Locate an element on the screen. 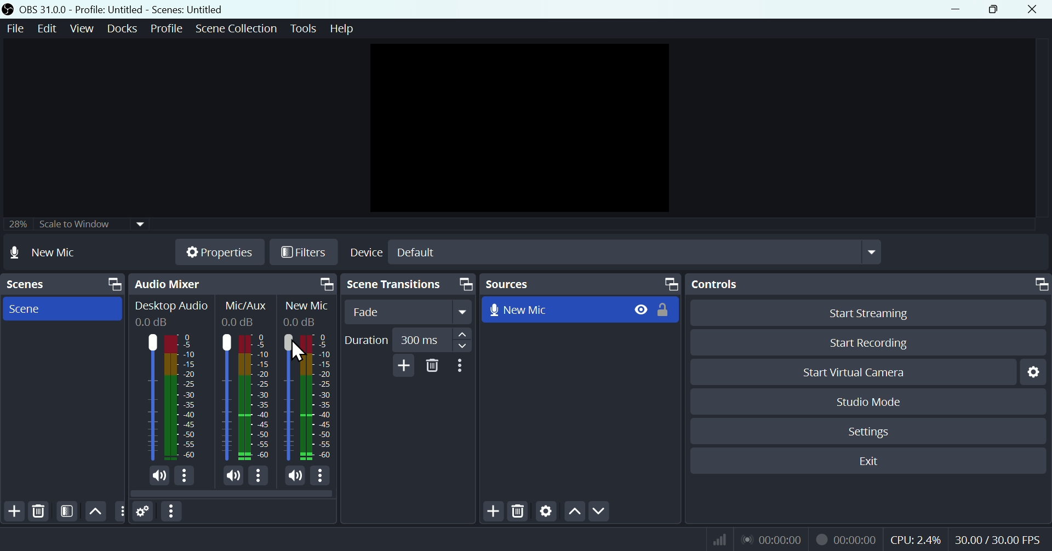 The width and height of the screenshot is (1052, 551). New Mic is located at coordinates (307, 306).